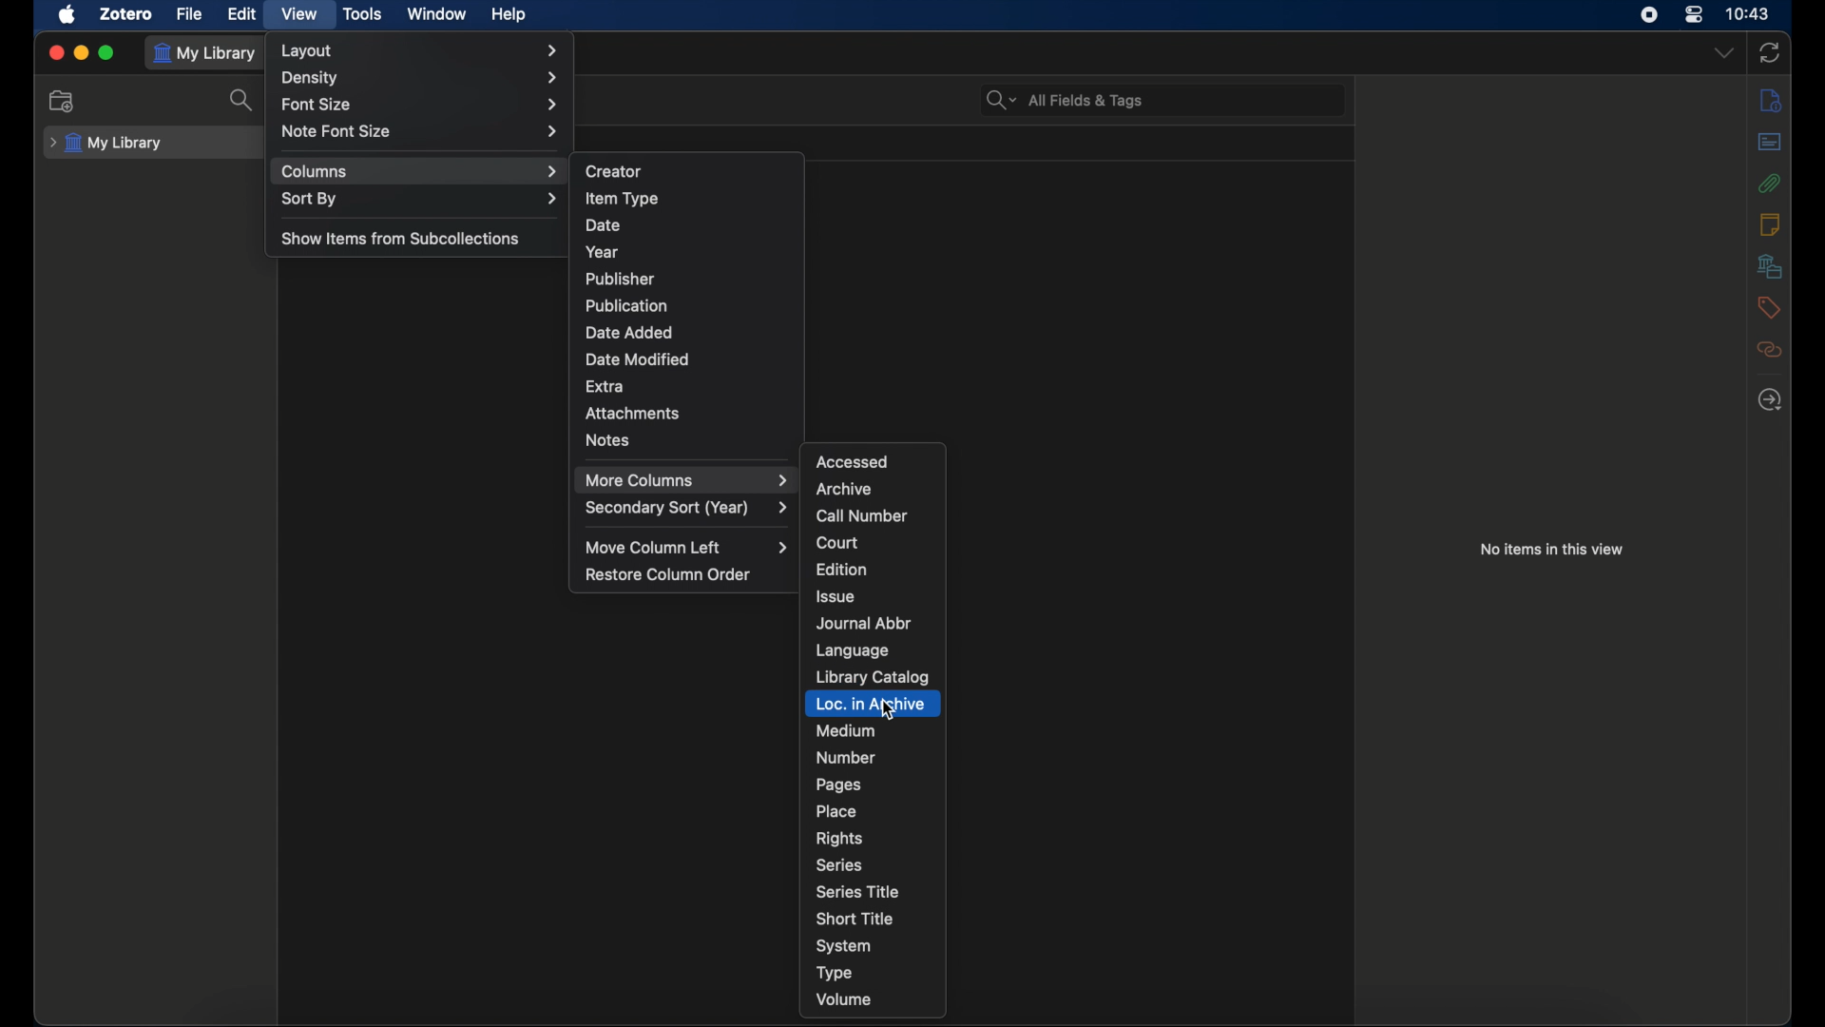 This screenshot has width=1825, height=1027. I want to click on show items from subcollections, so click(401, 240).